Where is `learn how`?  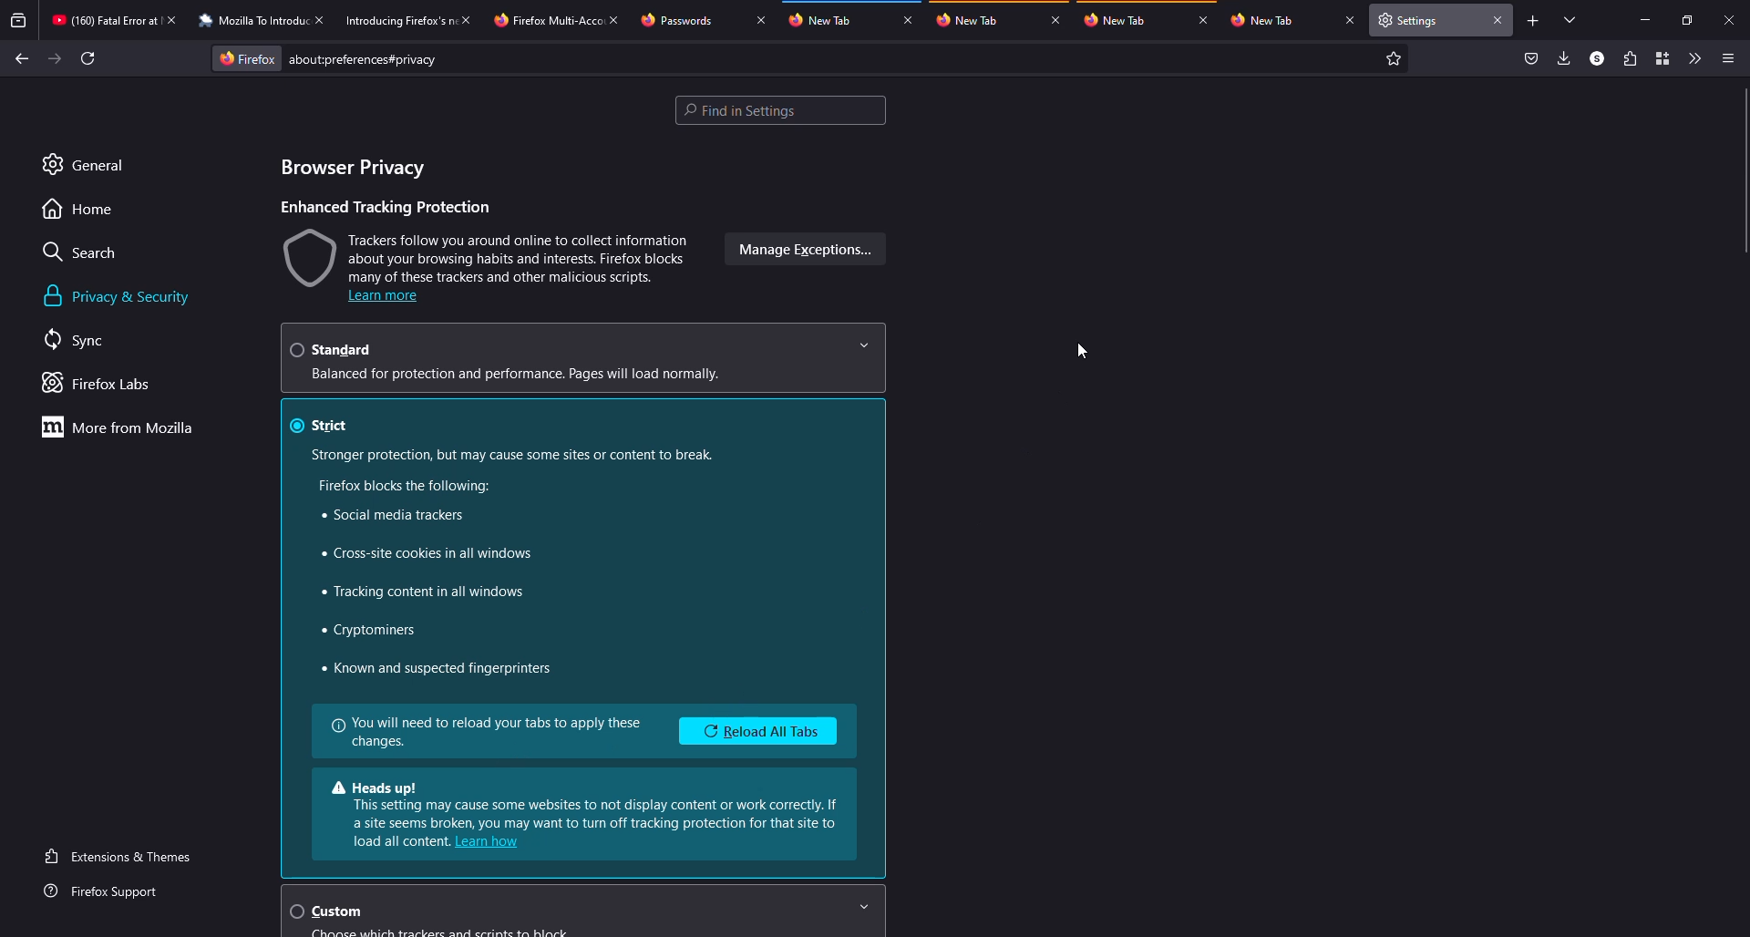 learn how is located at coordinates (494, 842).